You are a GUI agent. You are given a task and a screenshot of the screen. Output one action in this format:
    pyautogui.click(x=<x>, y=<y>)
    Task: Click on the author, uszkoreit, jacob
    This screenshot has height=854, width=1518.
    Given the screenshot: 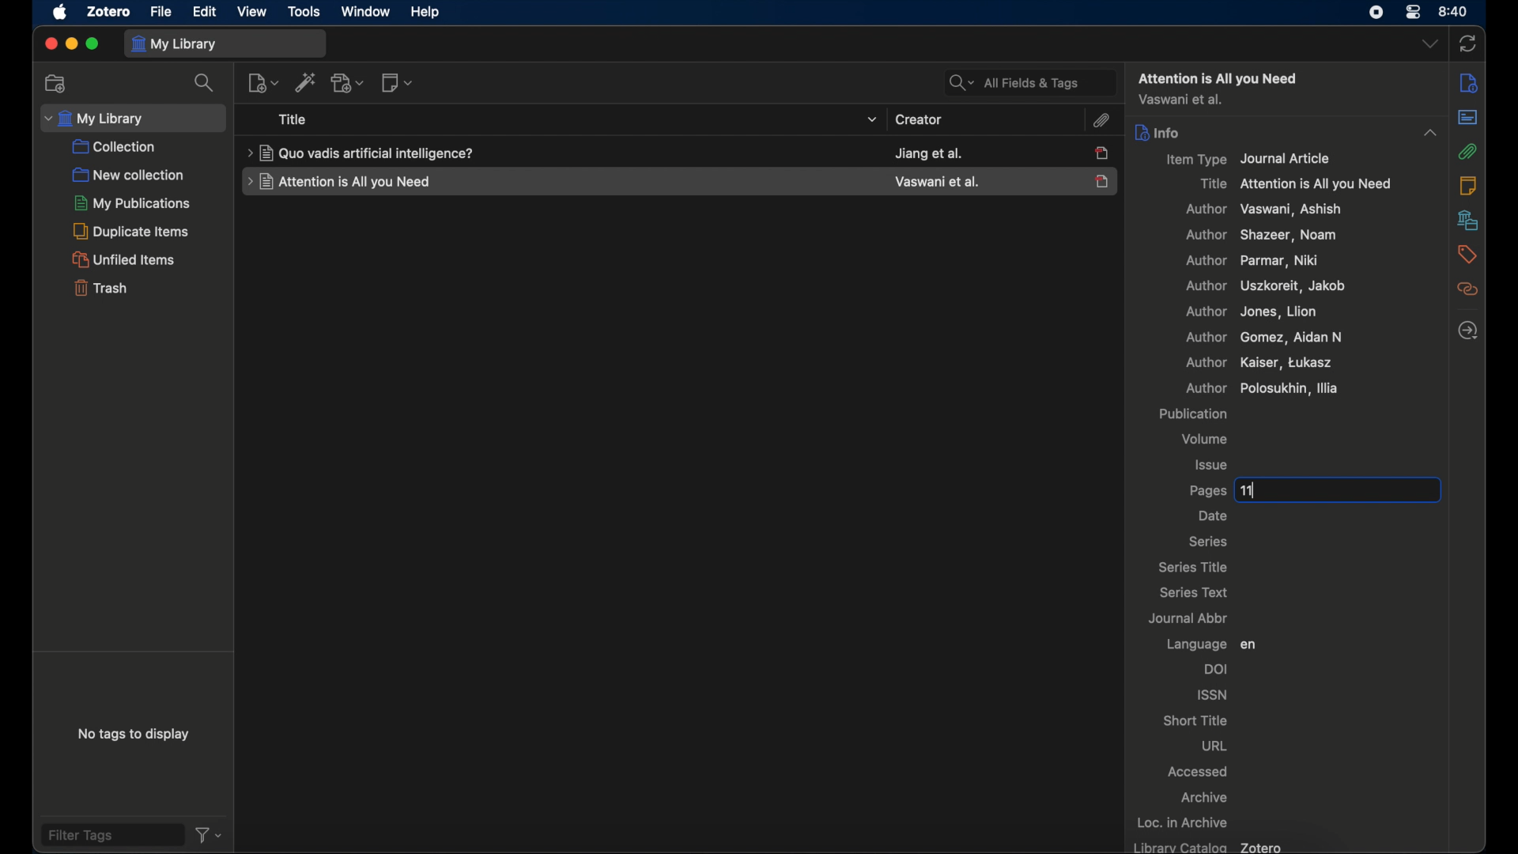 What is the action you would take?
    pyautogui.click(x=1269, y=286)
    